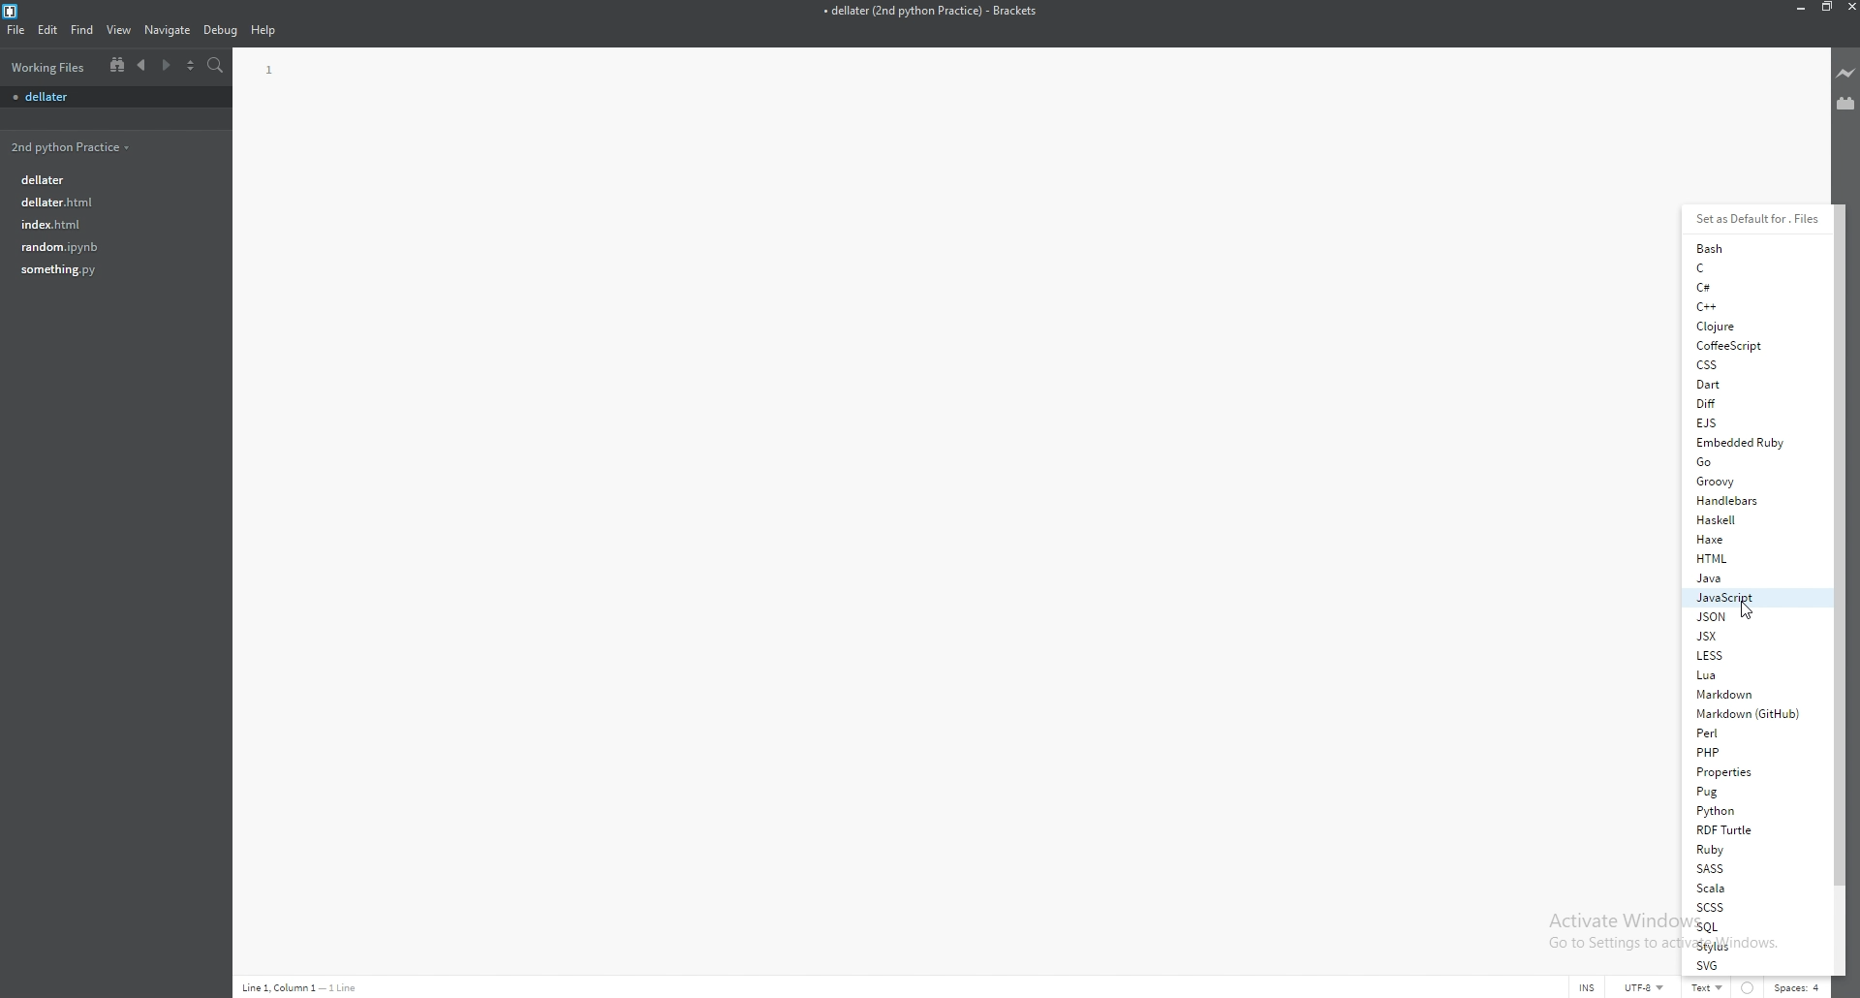  What do you see at coordinates (1744, 888) in the screenshot?
I see `scala` at bounding box center [1744, 888].